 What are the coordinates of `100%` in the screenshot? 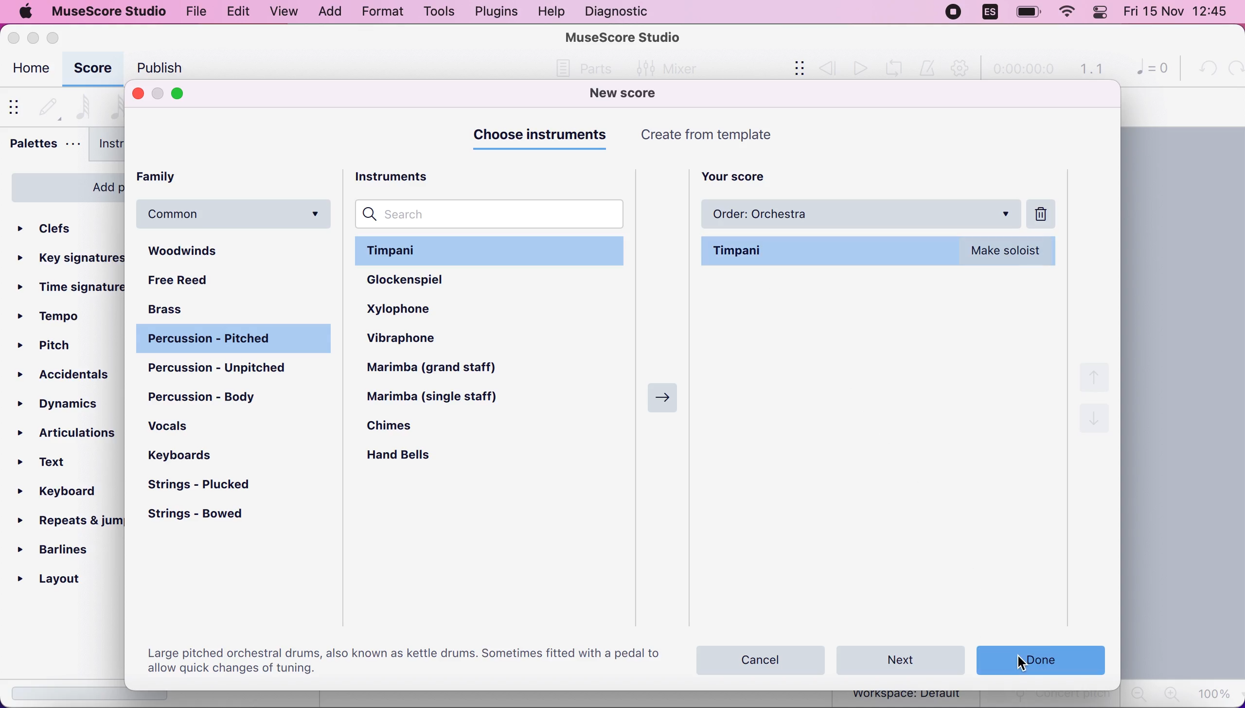 It's located at (1216, 693).